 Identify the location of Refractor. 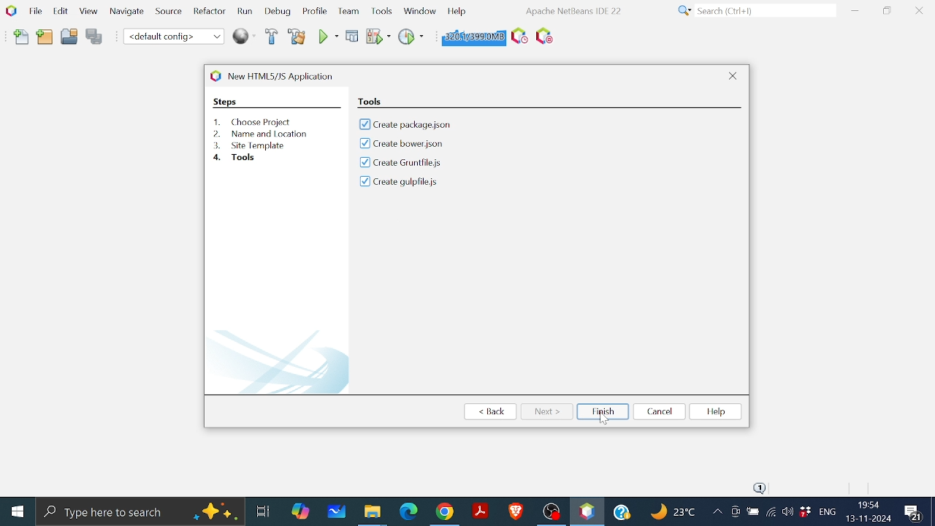
(206, 12).